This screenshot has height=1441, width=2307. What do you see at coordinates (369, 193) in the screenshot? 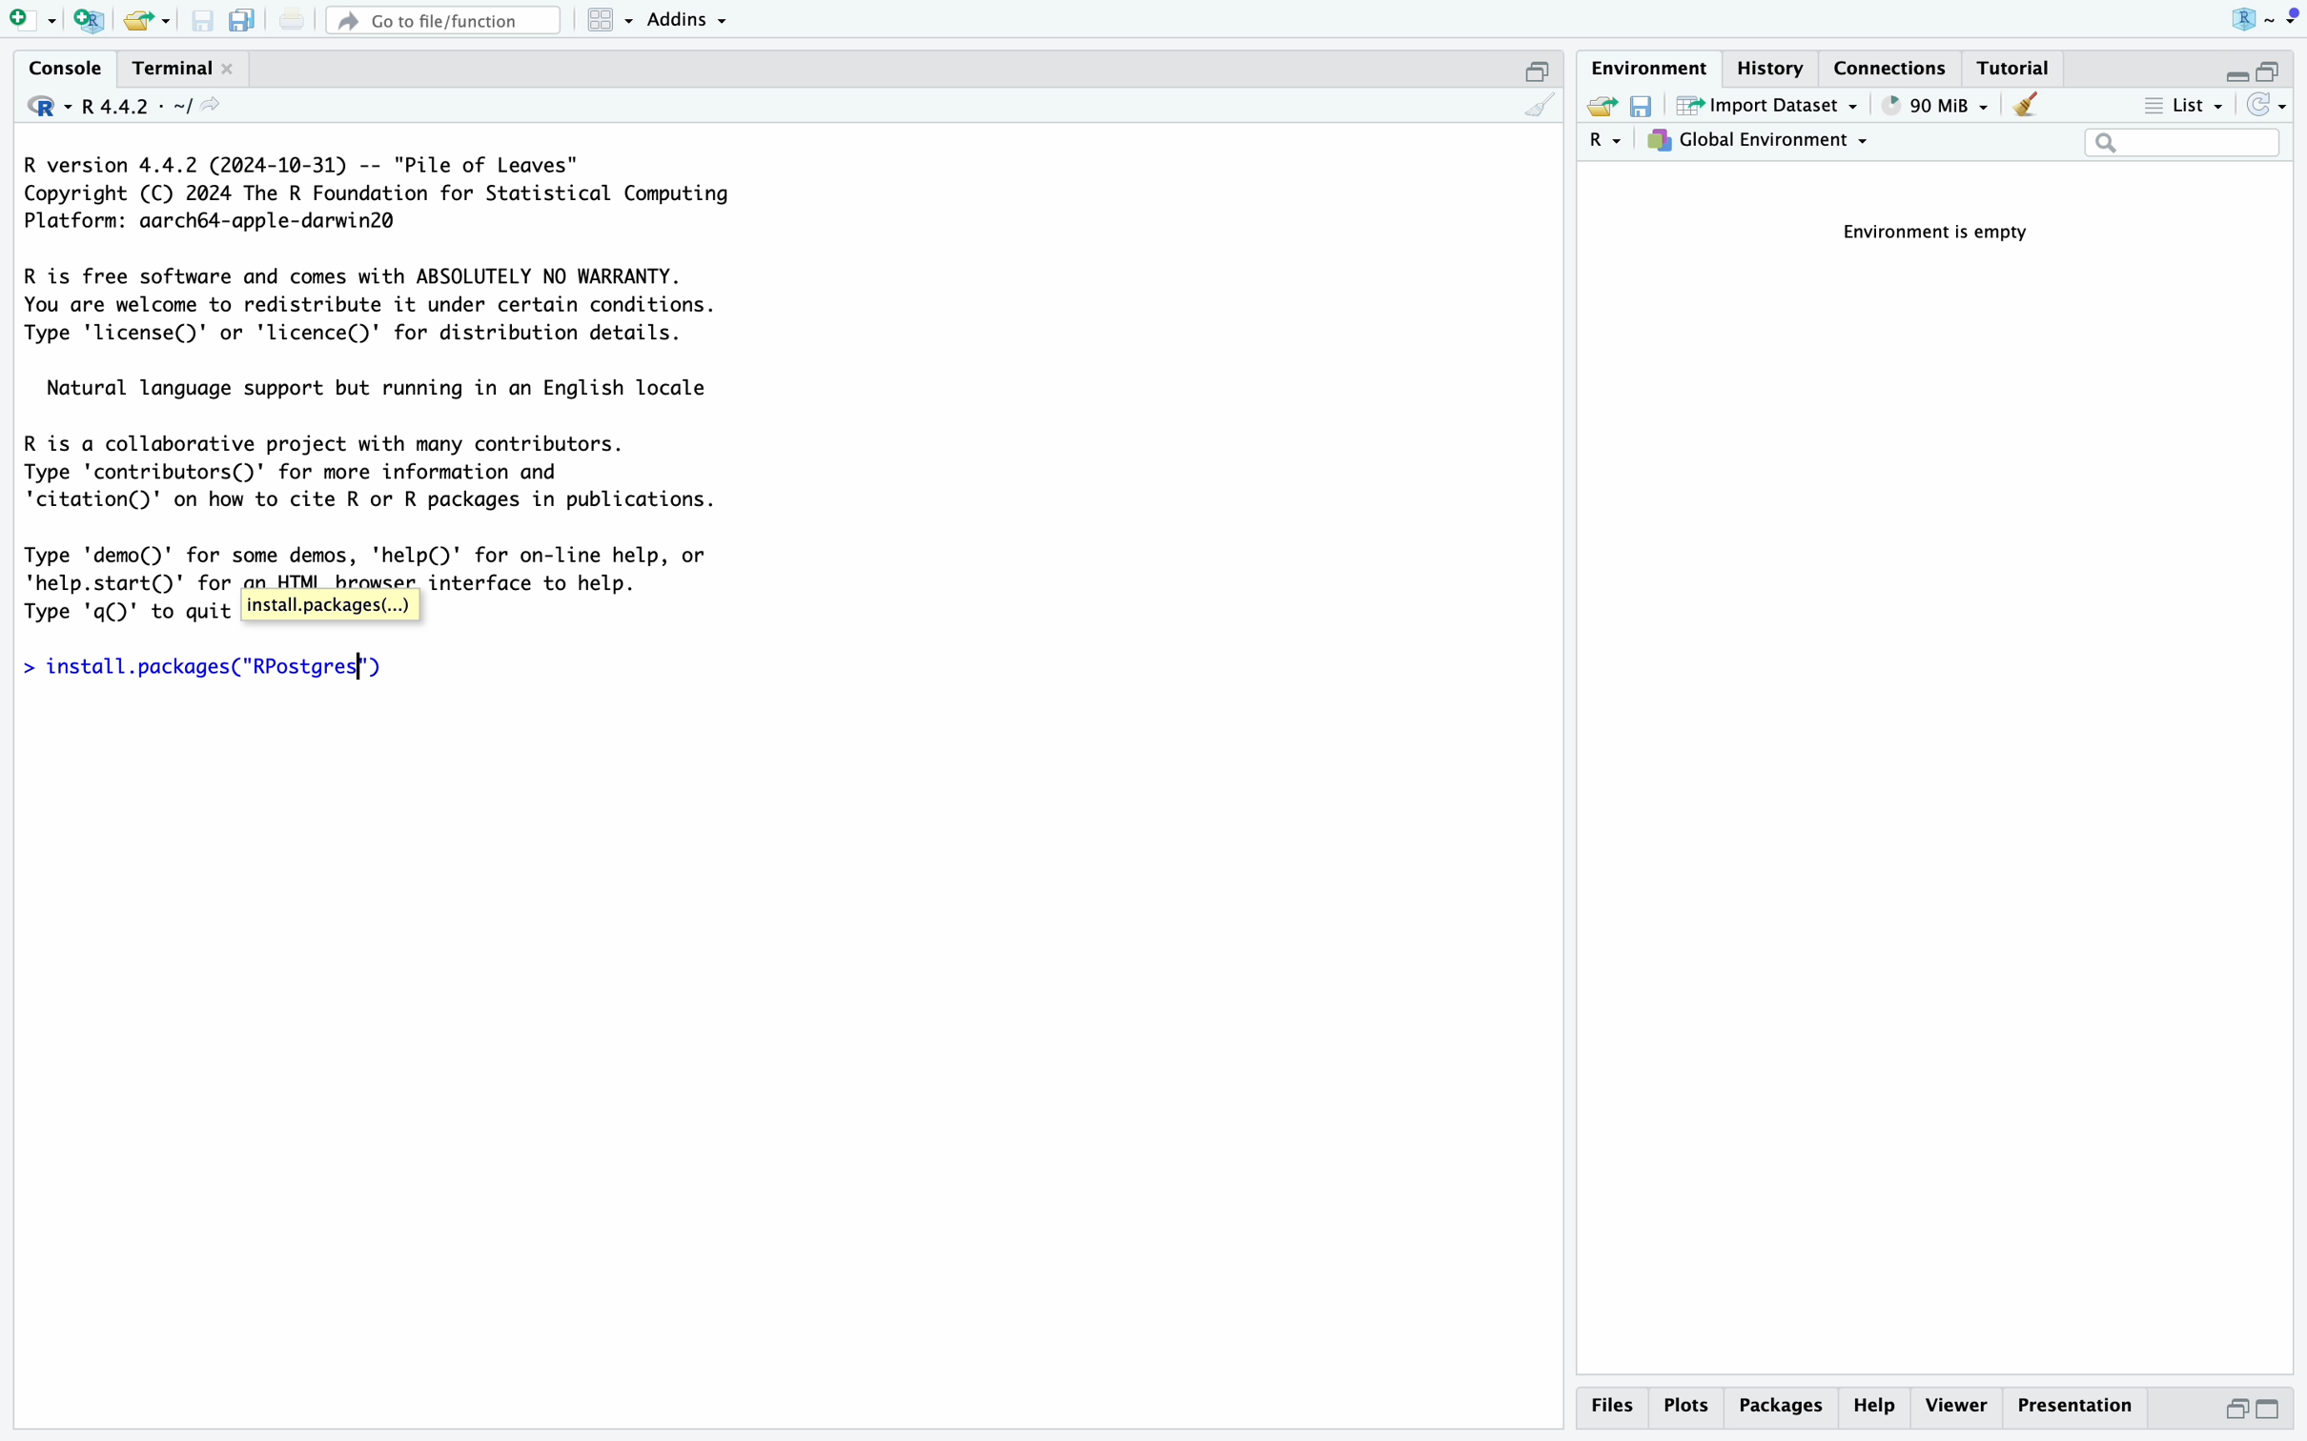
I see `description of version of R ` at bounding box center [369, 193].